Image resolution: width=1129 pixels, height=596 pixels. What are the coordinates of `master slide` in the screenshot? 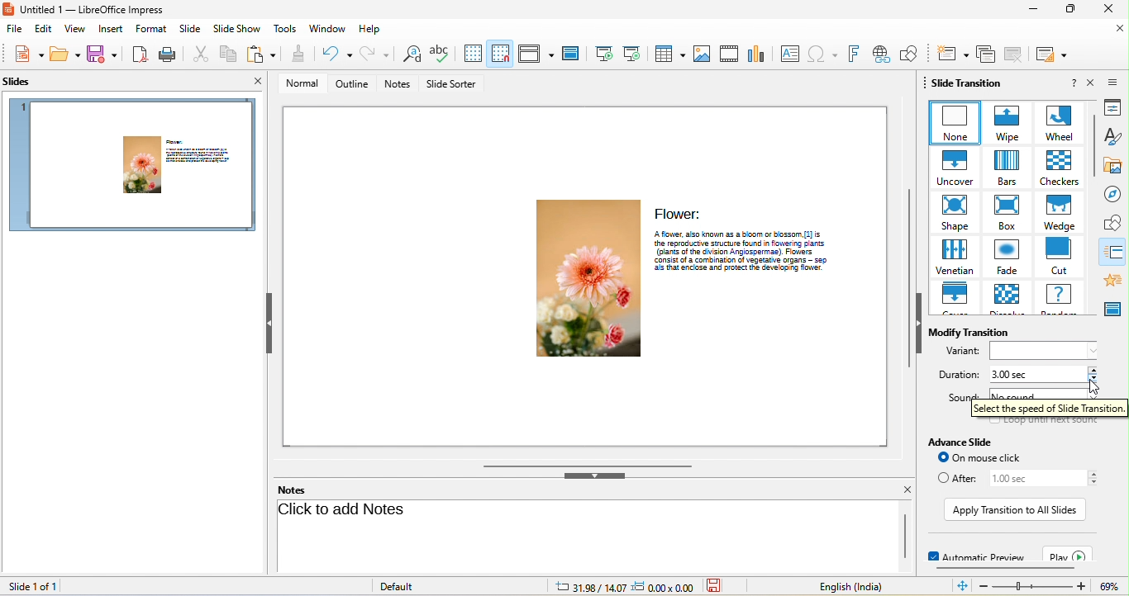 It's located at (1115, 310).